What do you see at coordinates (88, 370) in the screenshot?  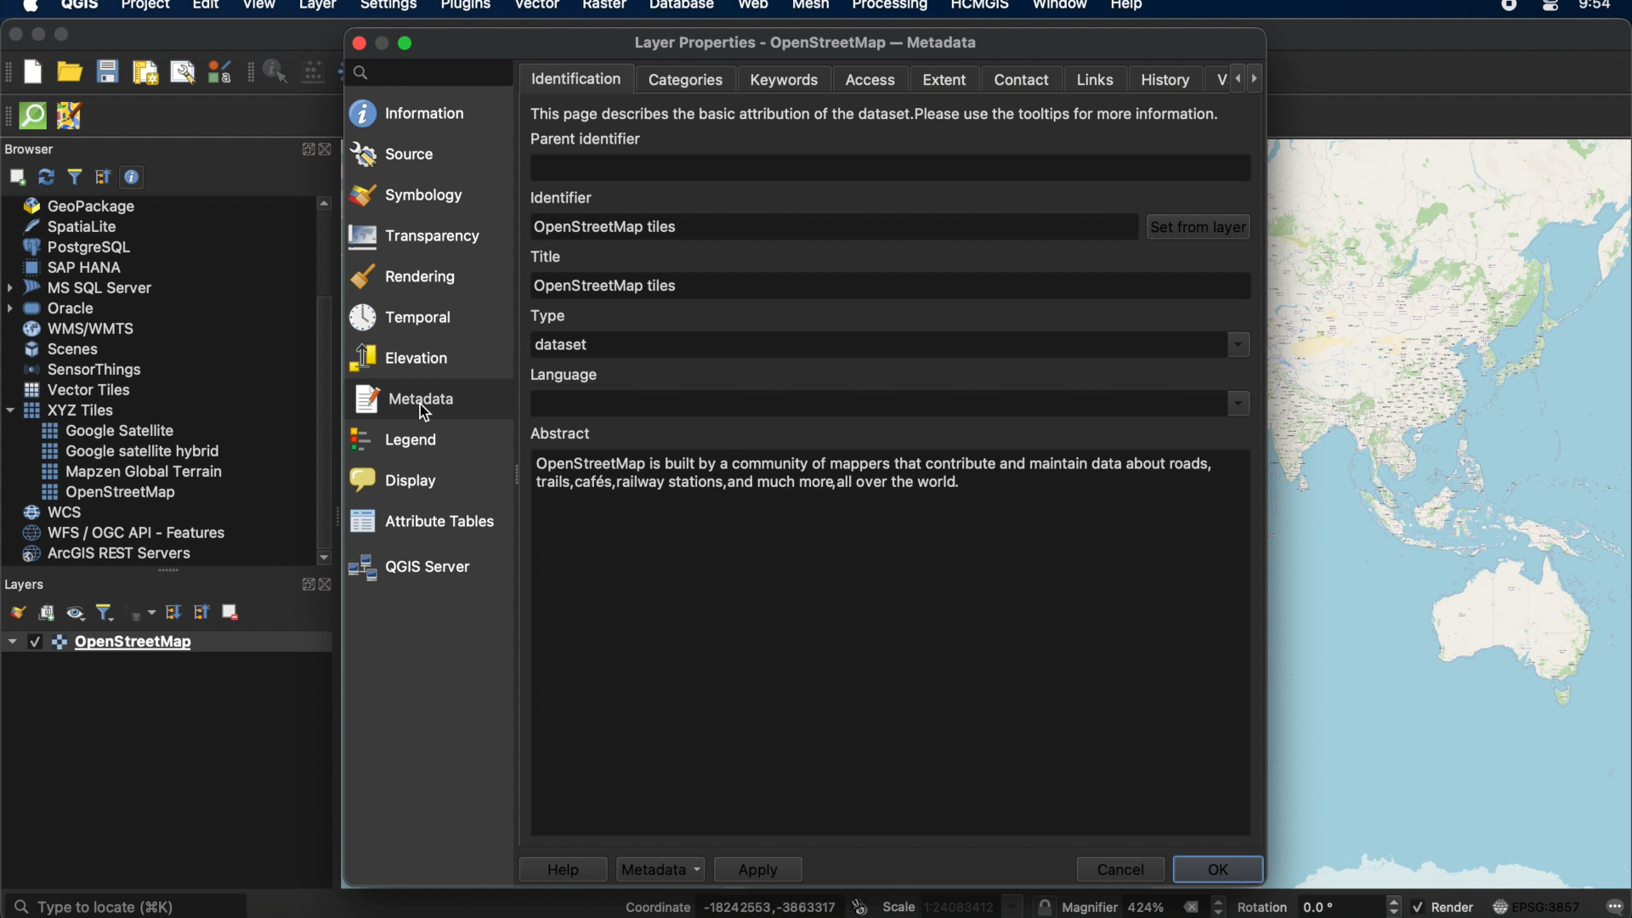 I see `sensor things` at bounding box center [88, 370].